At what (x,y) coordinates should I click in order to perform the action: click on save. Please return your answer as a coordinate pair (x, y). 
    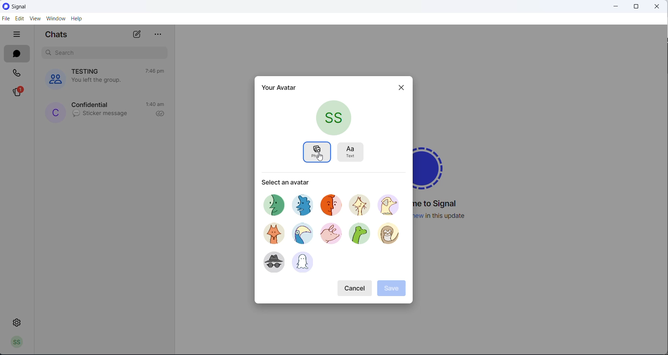
    Looking at the image, I should click on (392, 289).